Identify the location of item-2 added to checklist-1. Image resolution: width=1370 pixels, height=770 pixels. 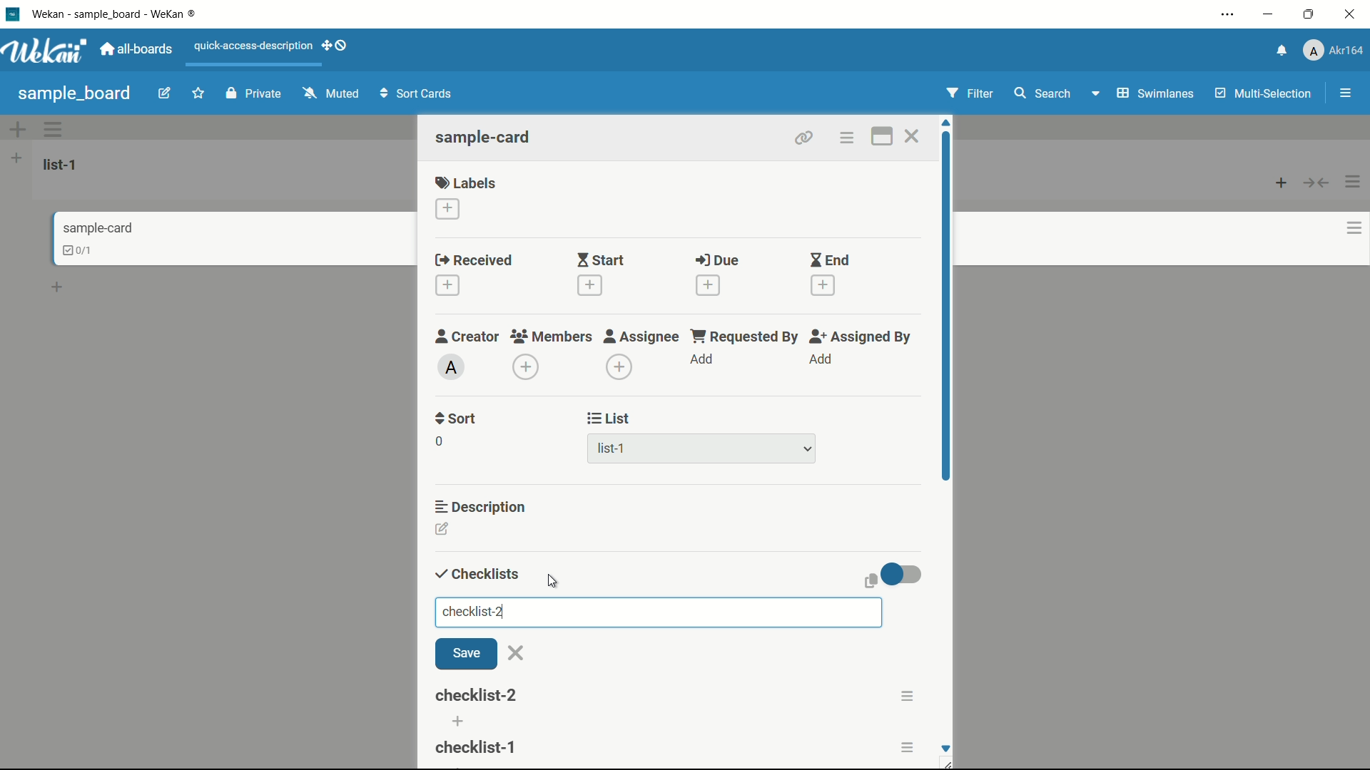
(477, 746).